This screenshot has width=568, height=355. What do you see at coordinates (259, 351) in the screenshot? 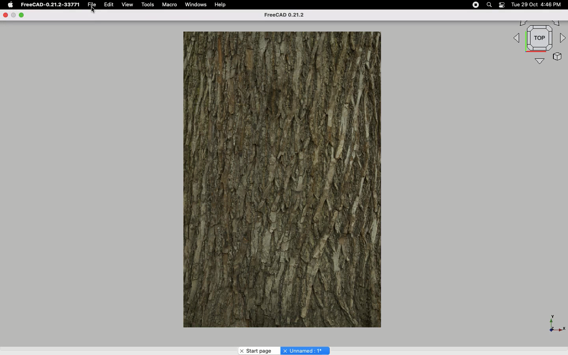
I see `Start page` at bounding box center [259, 351].